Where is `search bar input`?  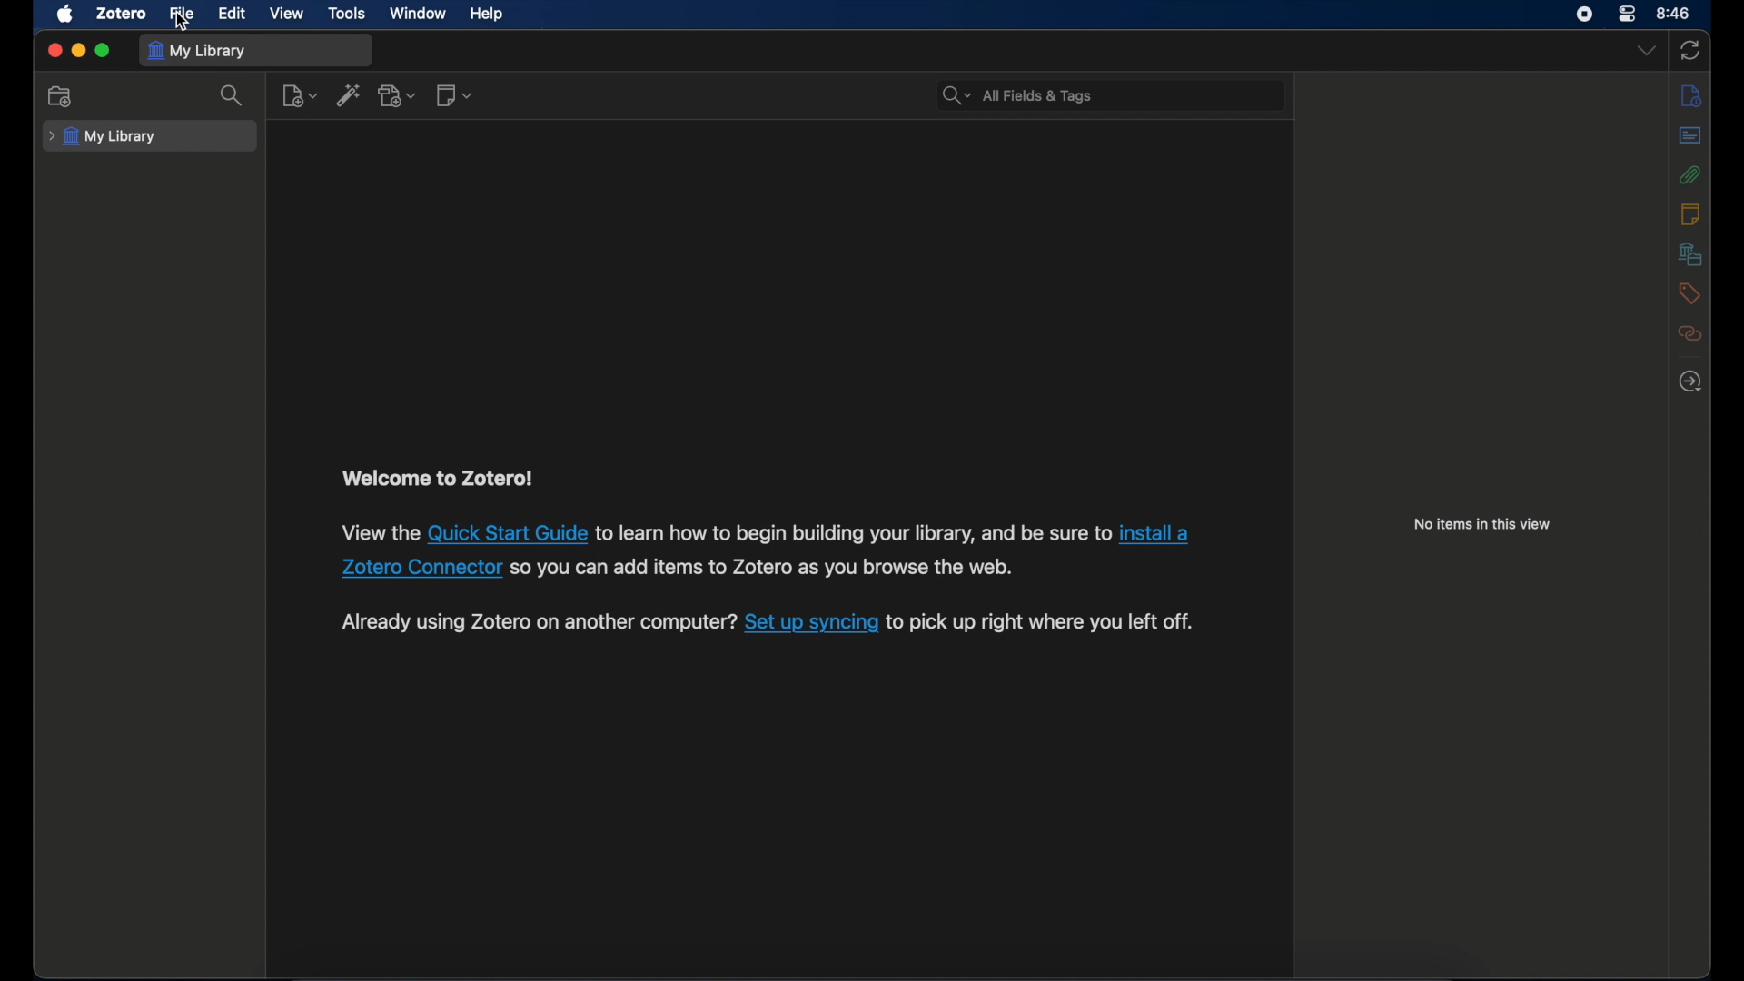 search bar input is located at coordinates (1130, 94).